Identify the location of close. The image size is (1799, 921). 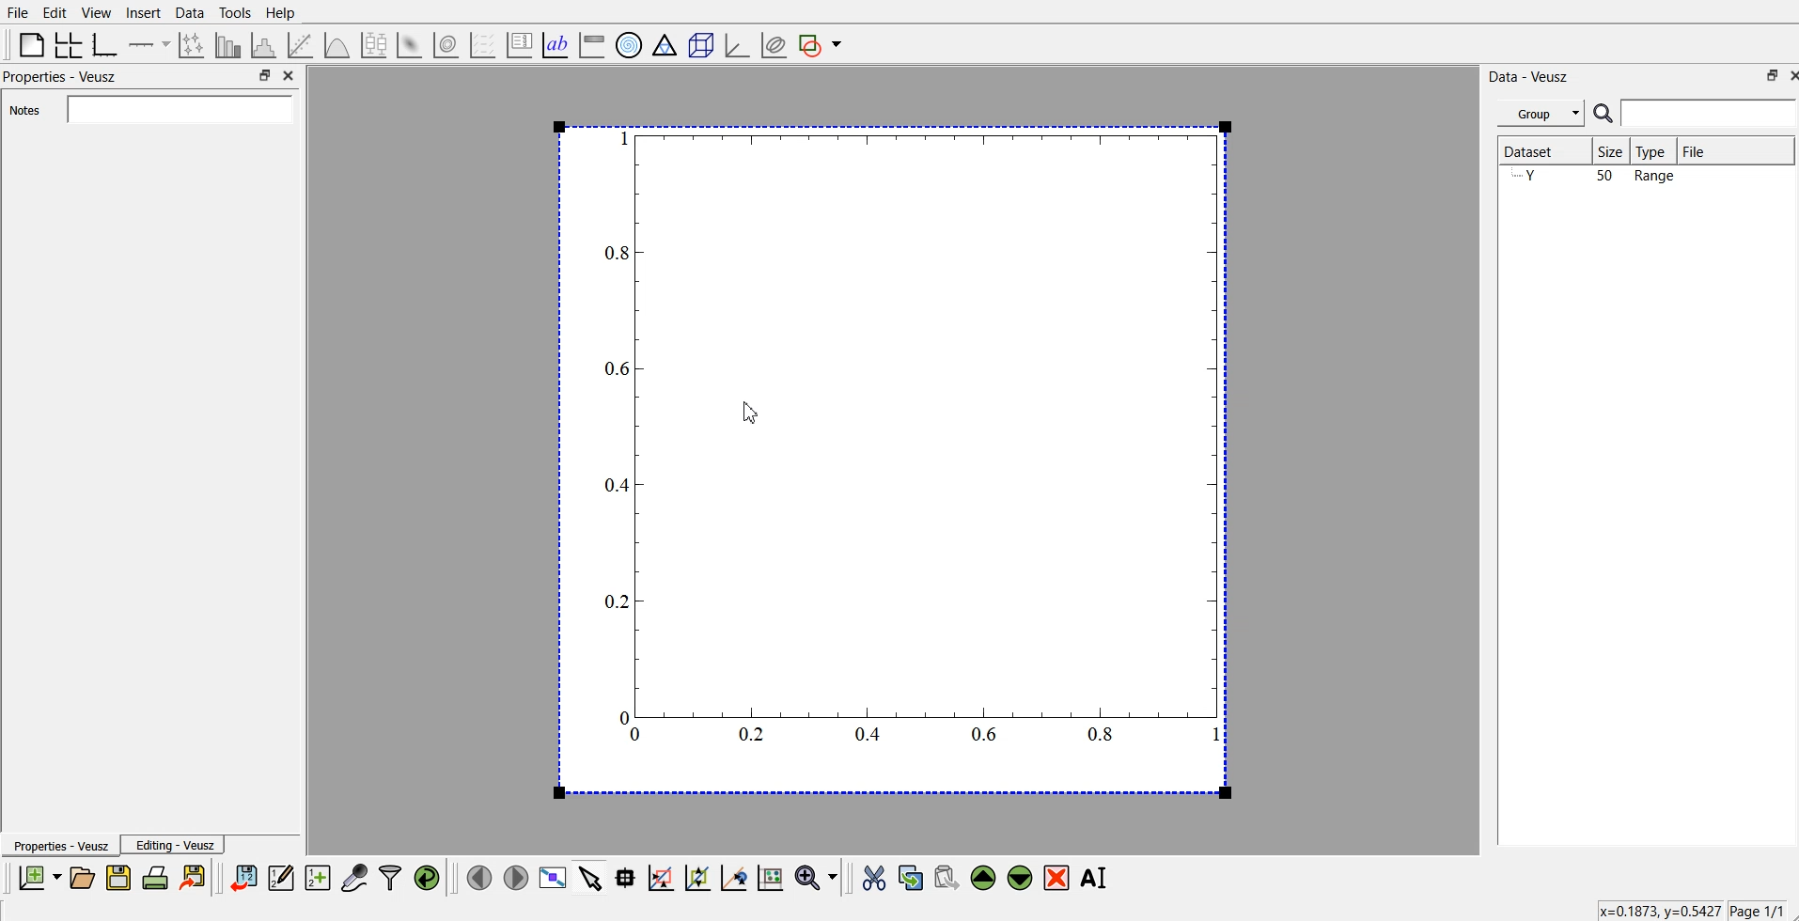
(289, 73).